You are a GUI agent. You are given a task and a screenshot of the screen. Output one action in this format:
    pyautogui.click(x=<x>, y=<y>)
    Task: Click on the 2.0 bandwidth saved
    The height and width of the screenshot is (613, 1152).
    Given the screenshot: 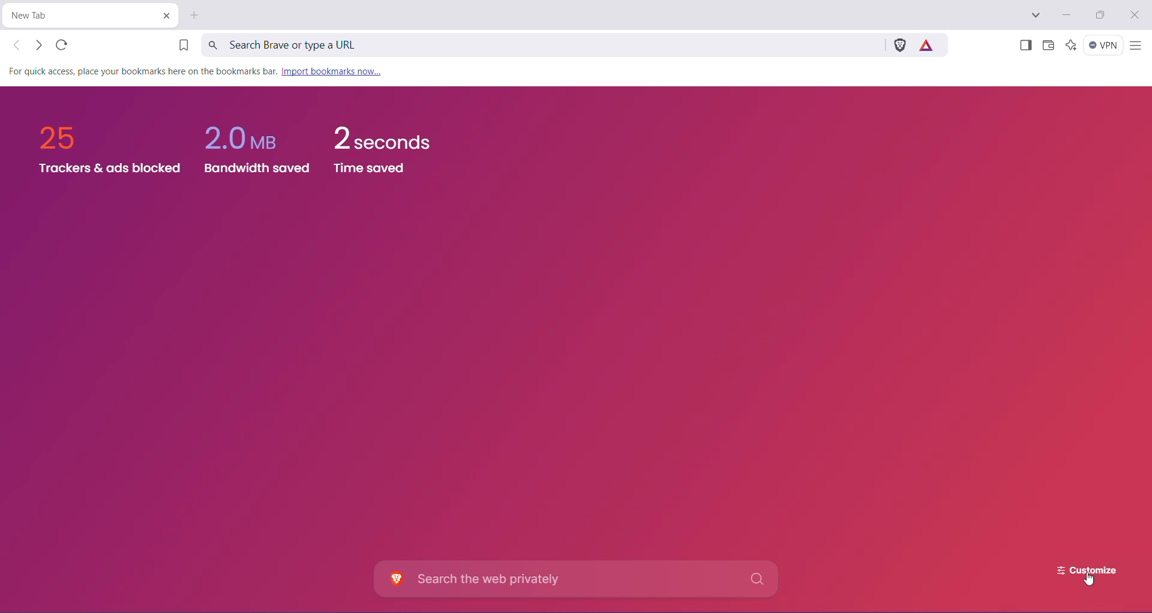 What is the action you would take?
    pyautogui.click(x=259, y=143)
    